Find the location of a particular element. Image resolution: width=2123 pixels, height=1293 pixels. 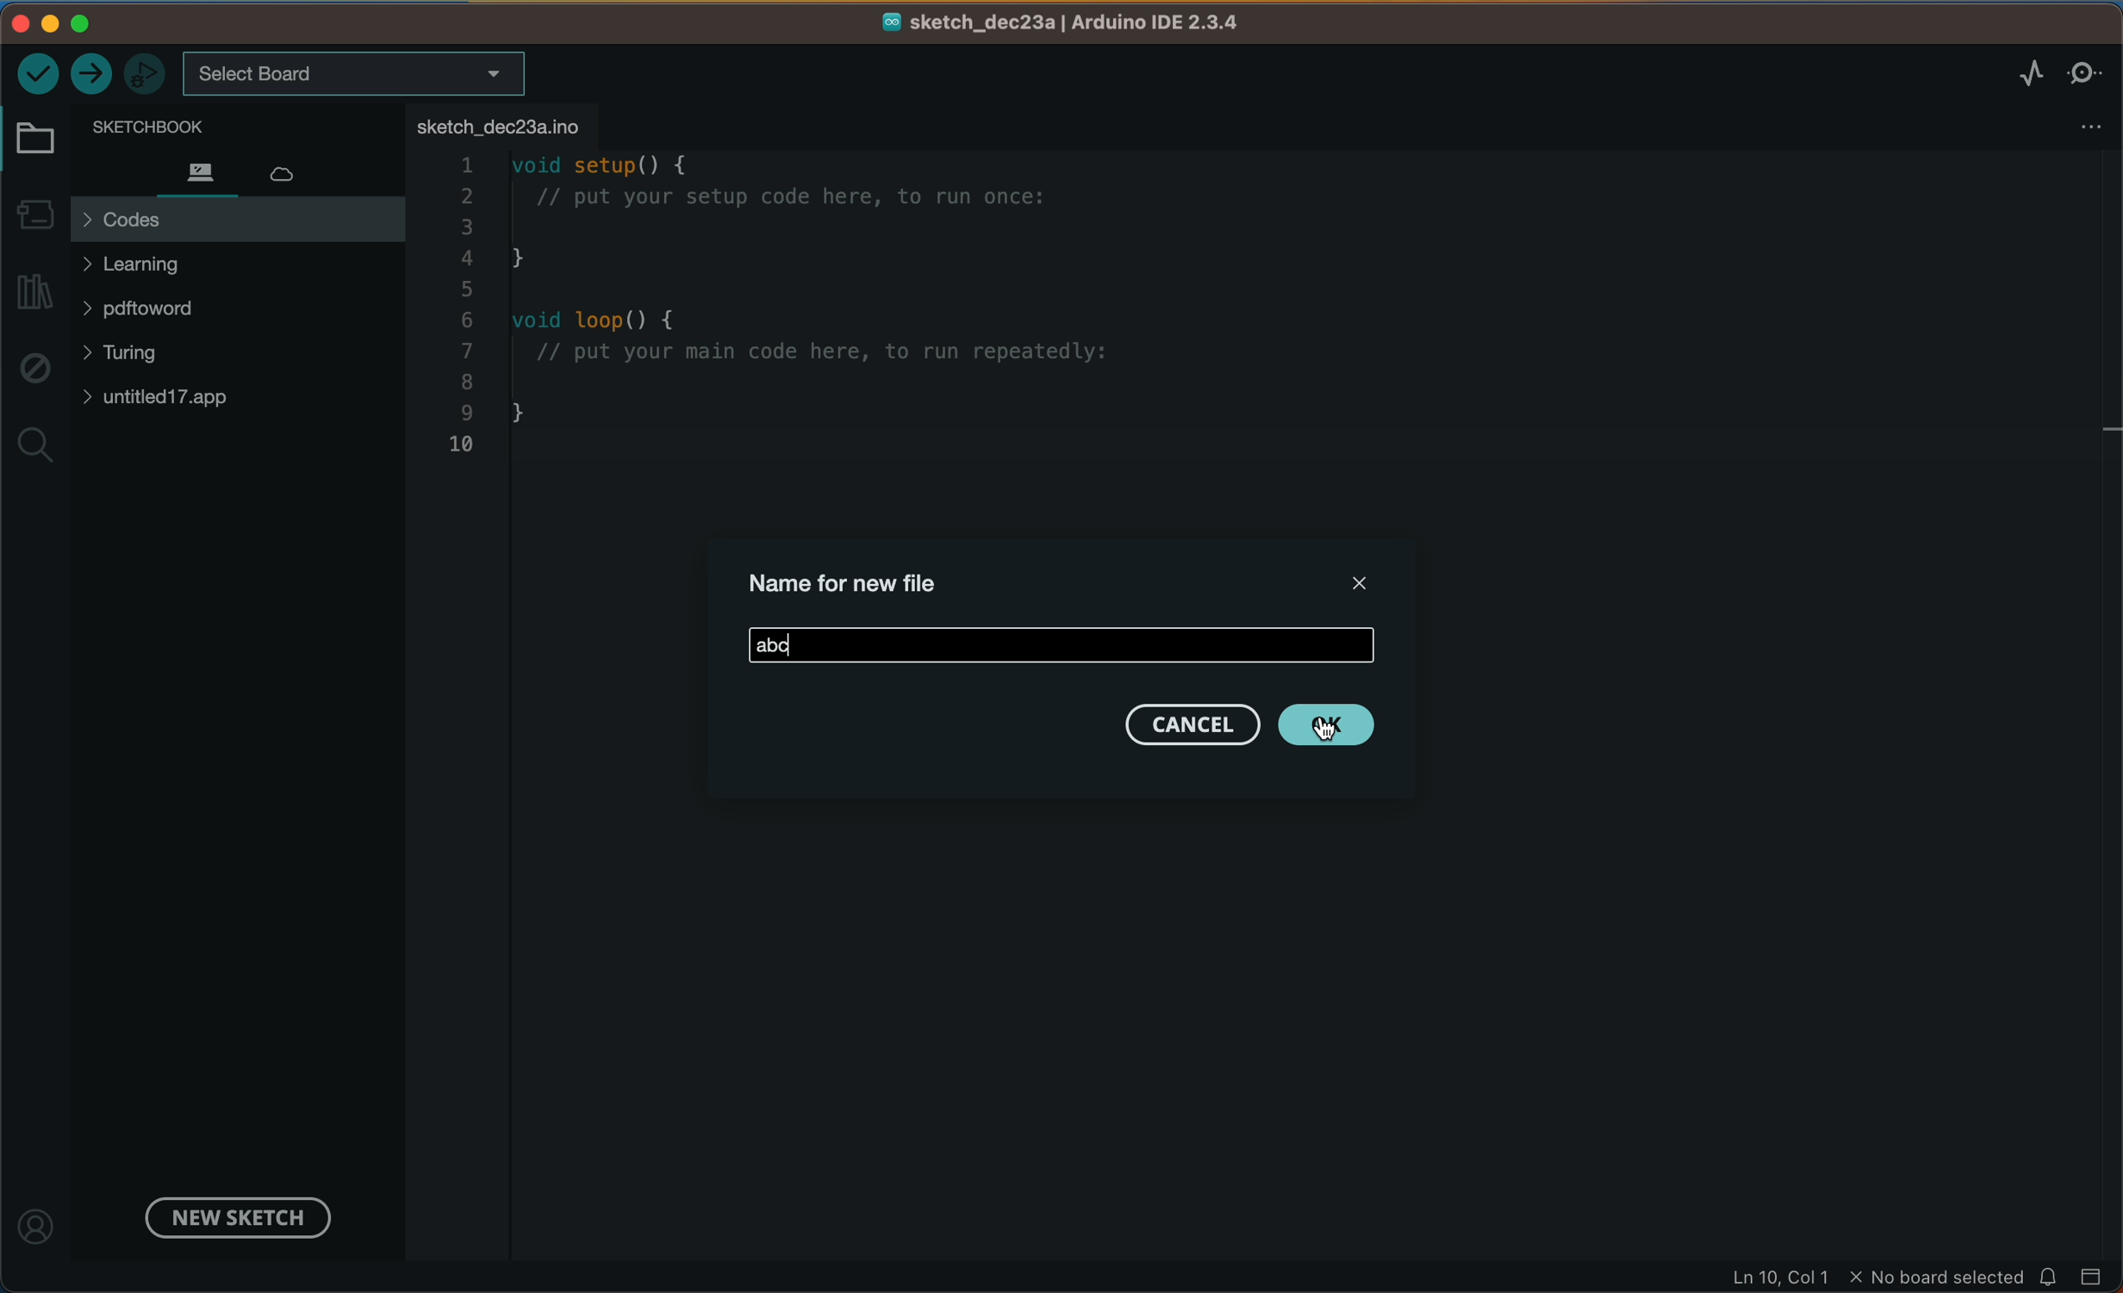

abc is located at coordinates (1061, 644).